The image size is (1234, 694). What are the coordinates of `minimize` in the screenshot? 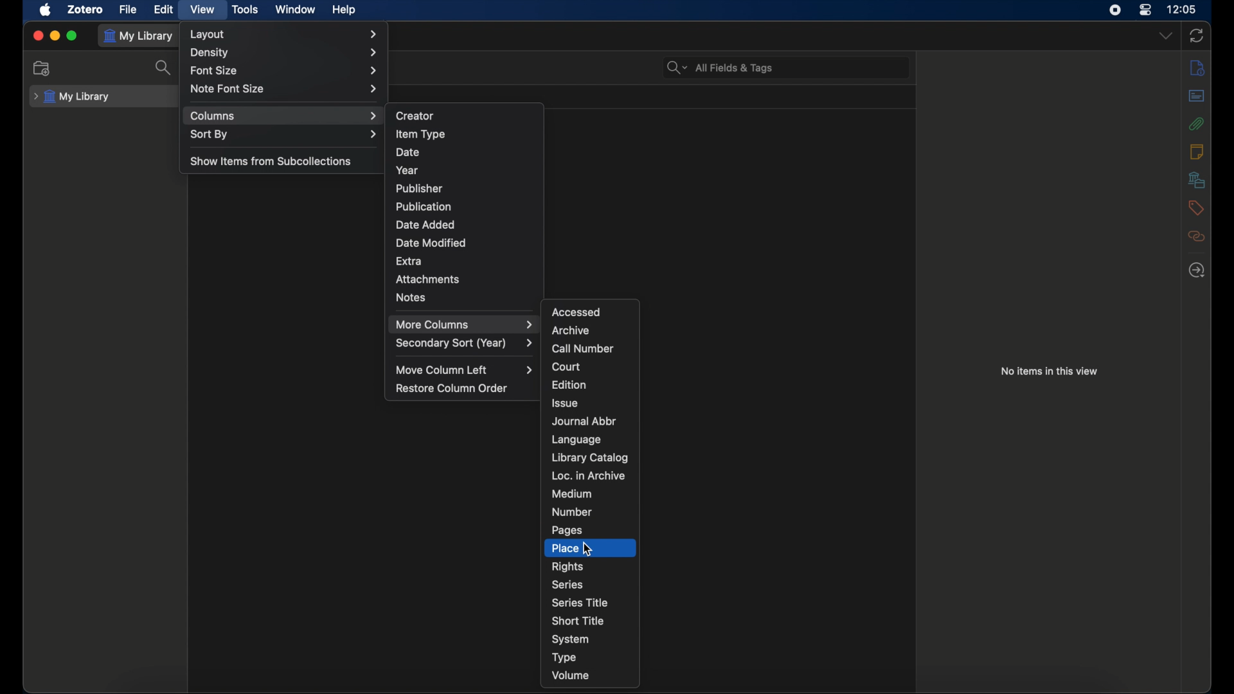 It's located at (55, 35).